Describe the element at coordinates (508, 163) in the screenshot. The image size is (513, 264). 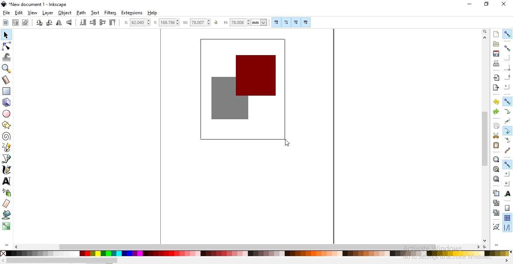
I see `snap other points` at that location.